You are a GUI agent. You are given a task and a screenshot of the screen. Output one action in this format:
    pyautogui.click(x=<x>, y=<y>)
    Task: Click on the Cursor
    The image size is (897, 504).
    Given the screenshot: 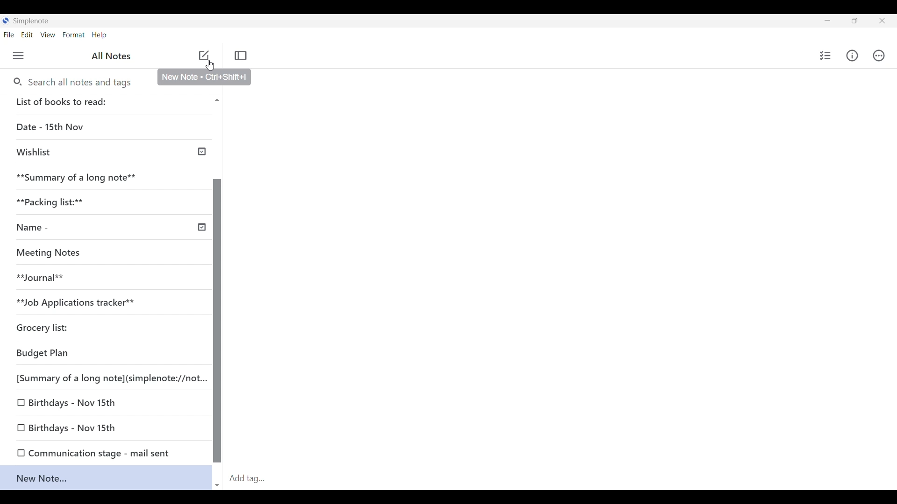 What is the action you would take?
    pyautogui.click(x=213, y=64)
    